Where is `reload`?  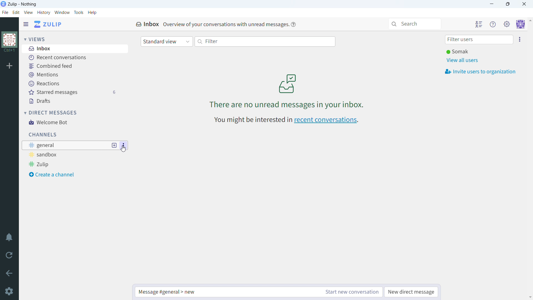 reload is located at coordinates (9, 255).